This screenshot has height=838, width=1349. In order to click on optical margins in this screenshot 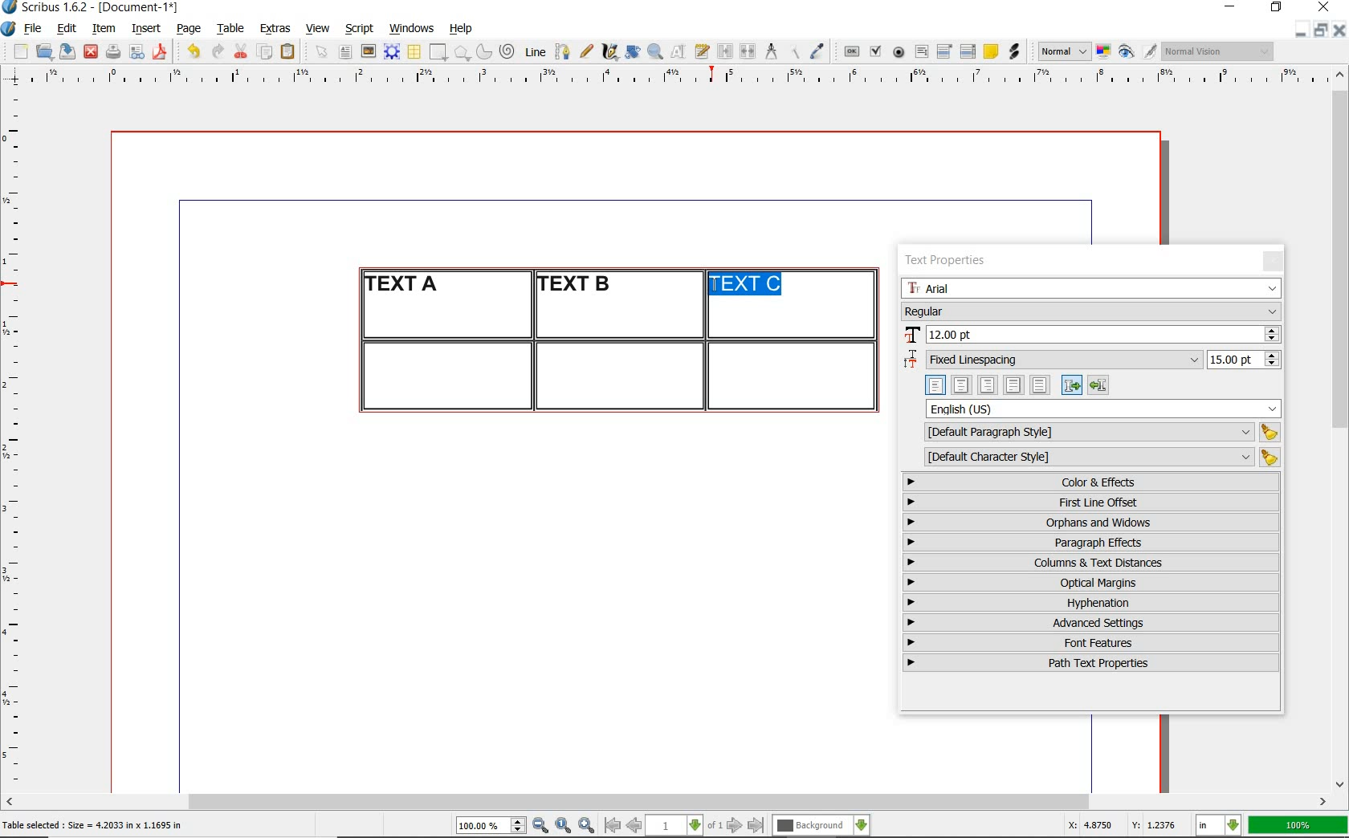, I will do `click(1092, 583)`.